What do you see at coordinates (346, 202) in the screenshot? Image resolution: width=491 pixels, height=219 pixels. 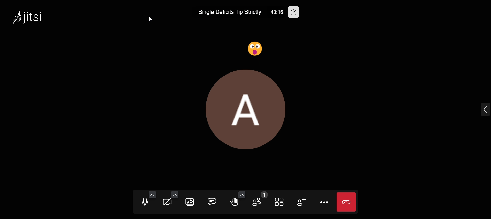 I see `end call` at bounding box center [346, 202].